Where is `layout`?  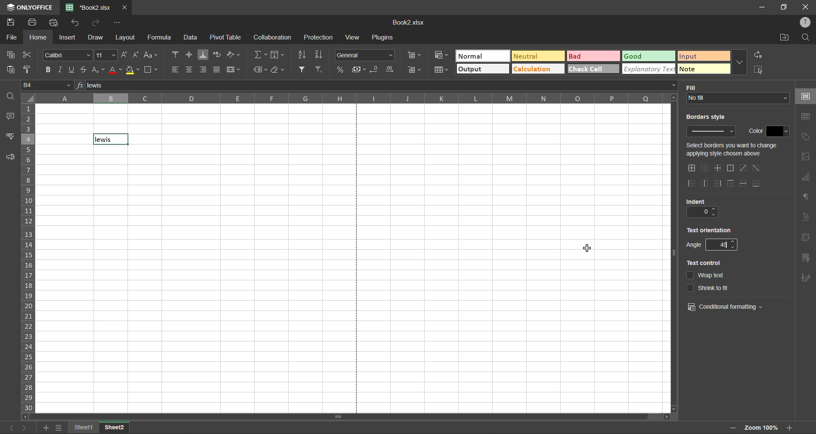
layout is located at coordinates (125, 37).